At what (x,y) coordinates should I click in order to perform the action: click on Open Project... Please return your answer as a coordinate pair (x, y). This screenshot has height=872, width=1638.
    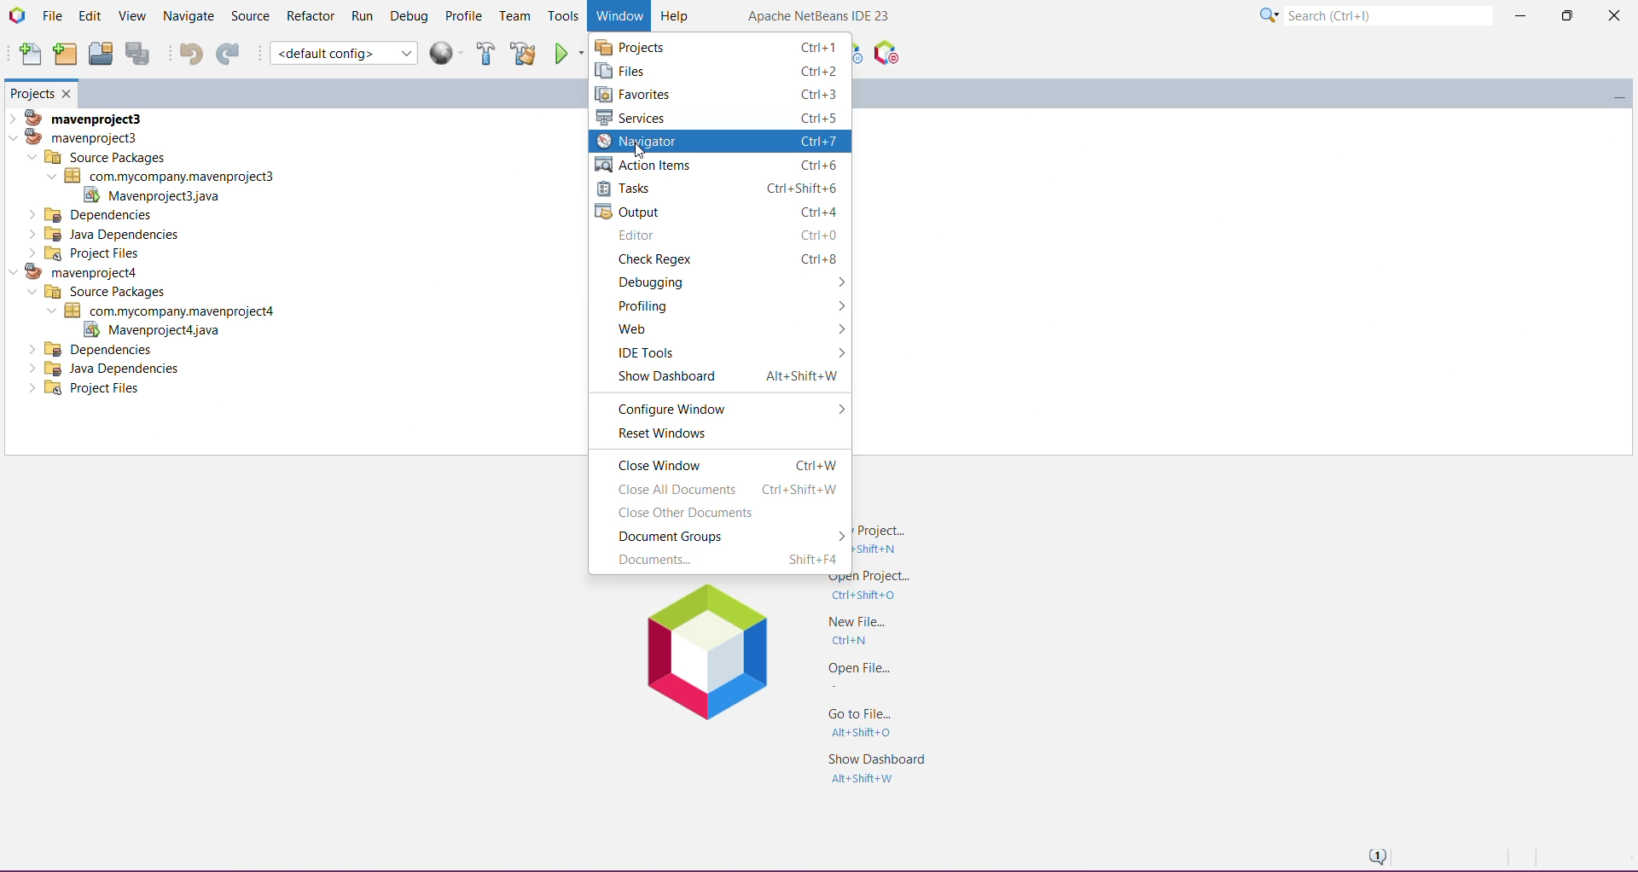
    Looking at the image, I should click on (867, 590).